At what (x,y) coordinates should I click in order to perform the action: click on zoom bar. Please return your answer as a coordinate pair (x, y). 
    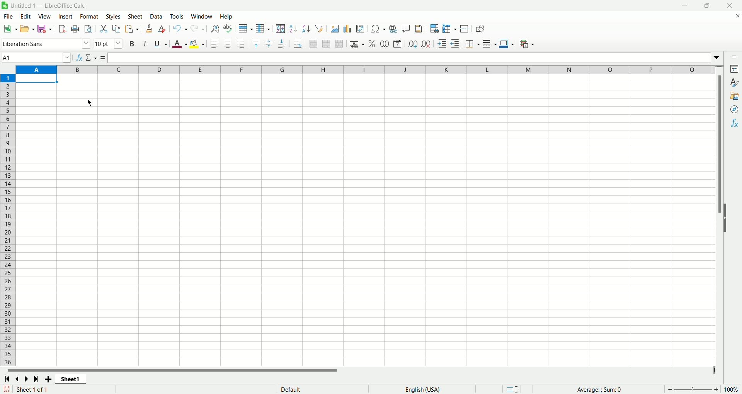
    Looking at the image, I should click on (693, 389).